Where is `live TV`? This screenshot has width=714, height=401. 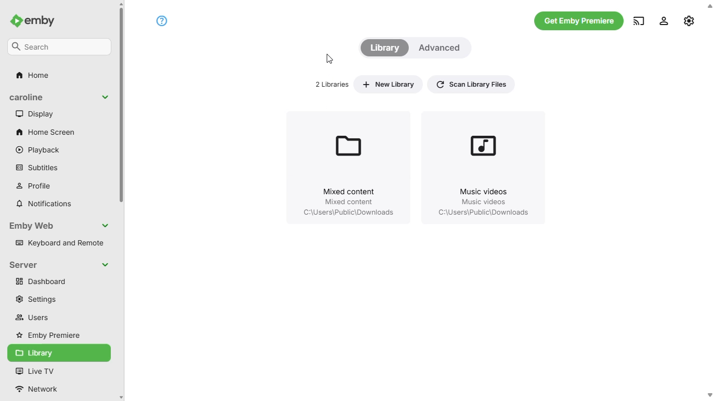 live TV is located at coordinates (36, 371).